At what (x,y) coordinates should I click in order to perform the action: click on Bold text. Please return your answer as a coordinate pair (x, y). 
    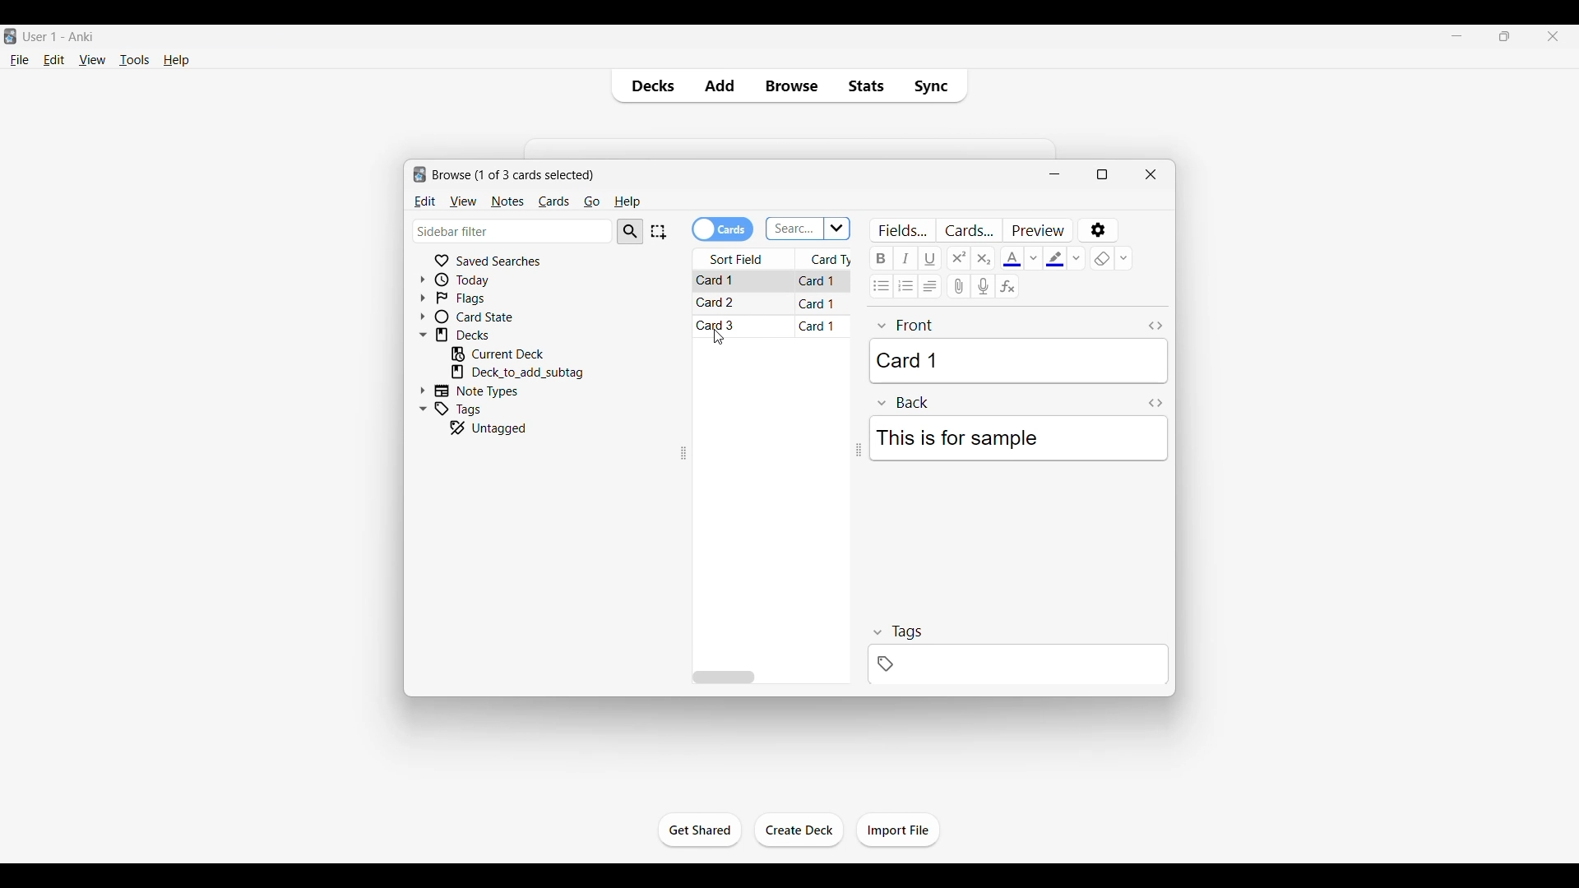
    Looking at the image, I should click on (881, 258).